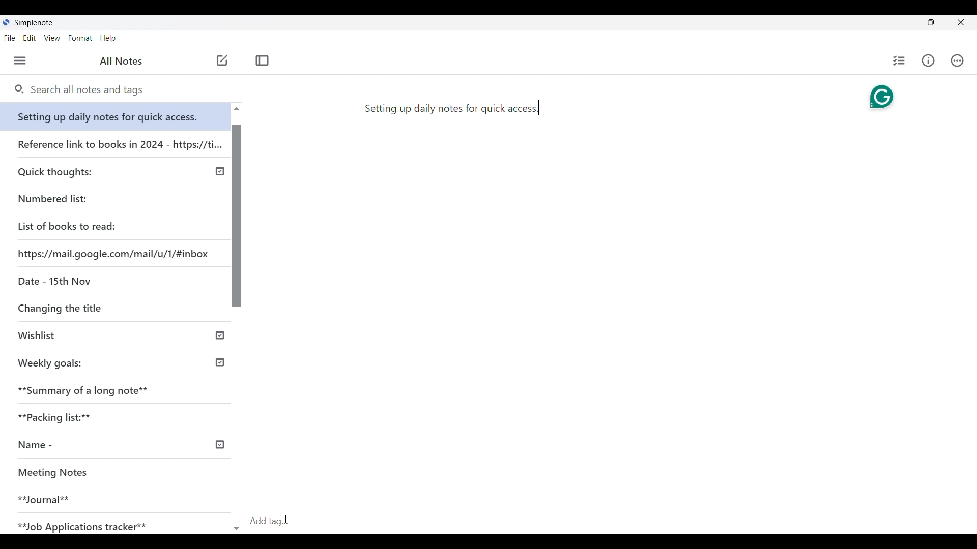 This screenshot has height=549, width=977. I want to click on toggle screen, so click(931, 22).